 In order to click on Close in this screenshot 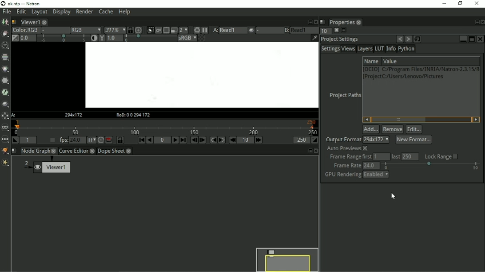, I will do `click(315, 151)`.